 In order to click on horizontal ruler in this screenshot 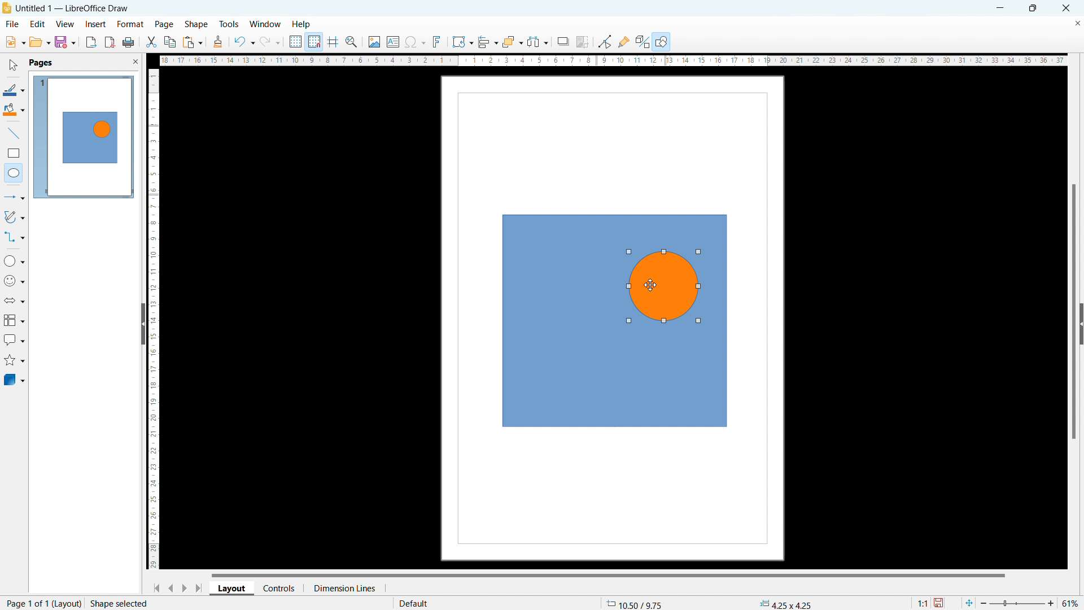, I will do `click(613, 60)`.